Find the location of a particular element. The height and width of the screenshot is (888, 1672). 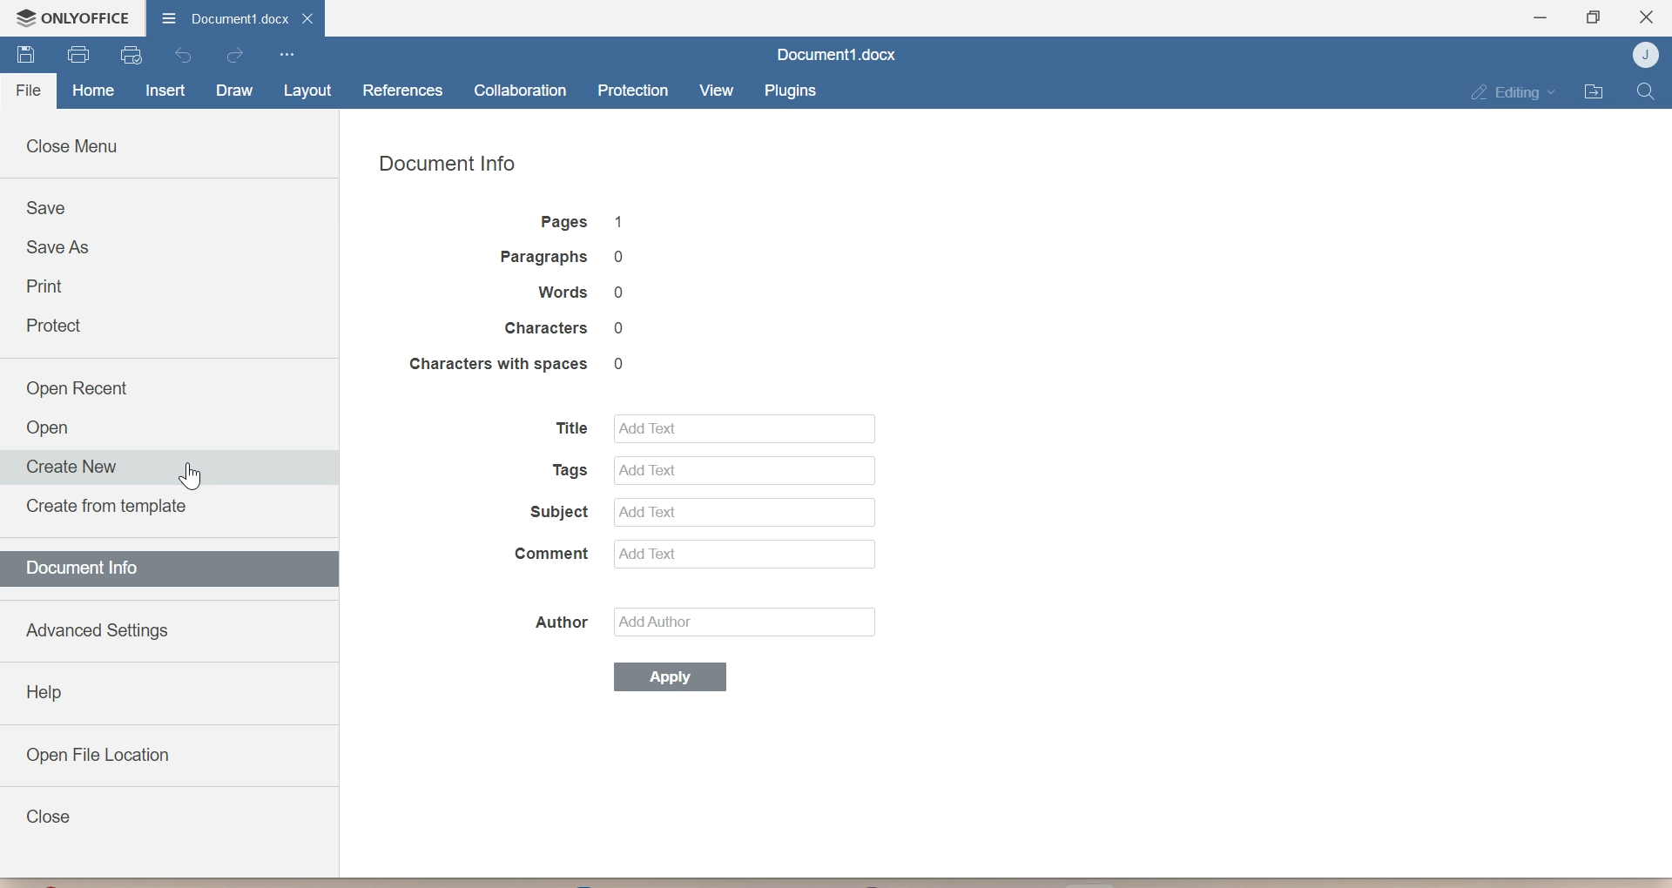

Words 0 is located at coordinates (584, 293).